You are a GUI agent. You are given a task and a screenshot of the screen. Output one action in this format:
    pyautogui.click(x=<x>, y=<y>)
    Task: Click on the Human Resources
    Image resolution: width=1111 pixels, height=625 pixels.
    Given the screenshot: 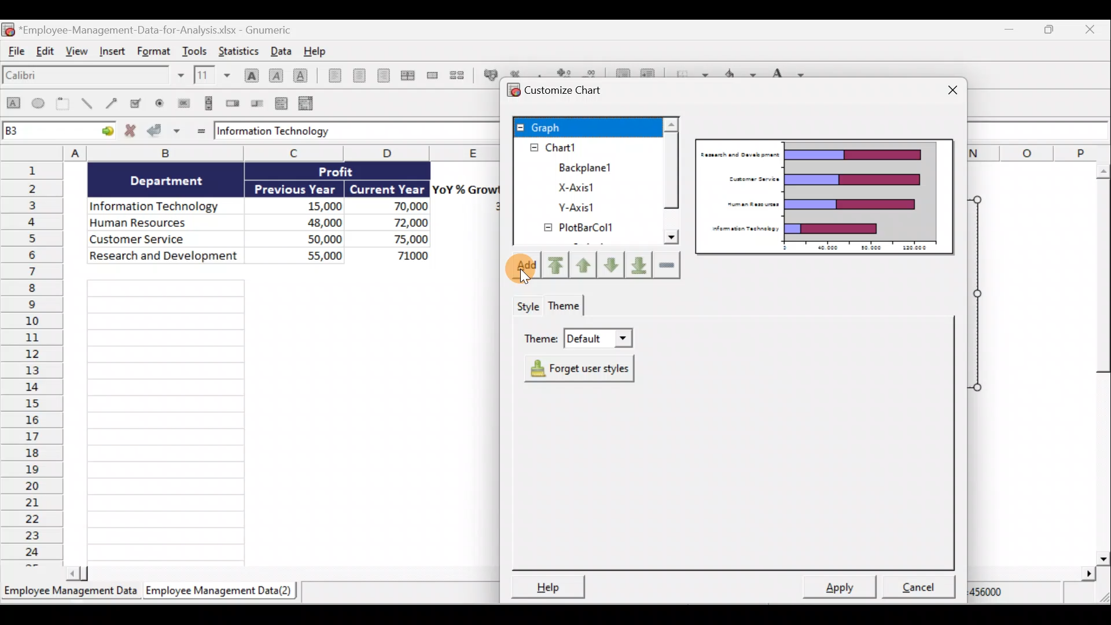 What is the action you would take?
    pyautogui.click(x=161, y=223)
    